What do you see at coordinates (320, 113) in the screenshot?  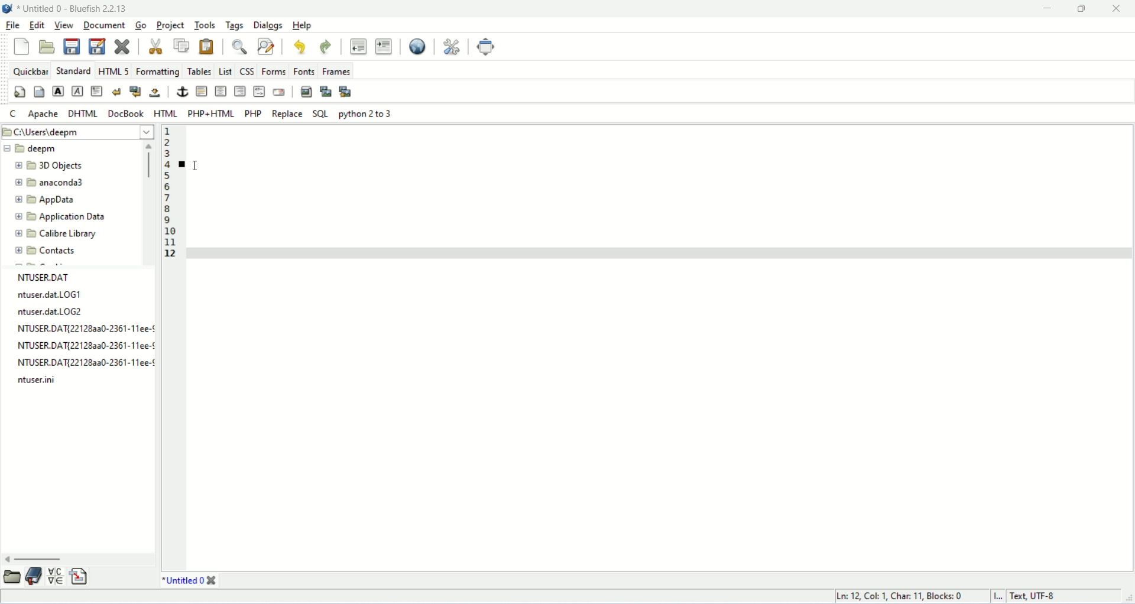 I see `SQL` at bounding box center [320, 113].